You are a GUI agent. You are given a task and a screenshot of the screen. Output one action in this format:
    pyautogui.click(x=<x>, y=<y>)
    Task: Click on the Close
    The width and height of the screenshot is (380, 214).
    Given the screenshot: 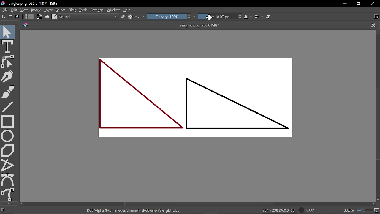 What is the action you would take?
    pyautogui.click(x=372, y=4)
    